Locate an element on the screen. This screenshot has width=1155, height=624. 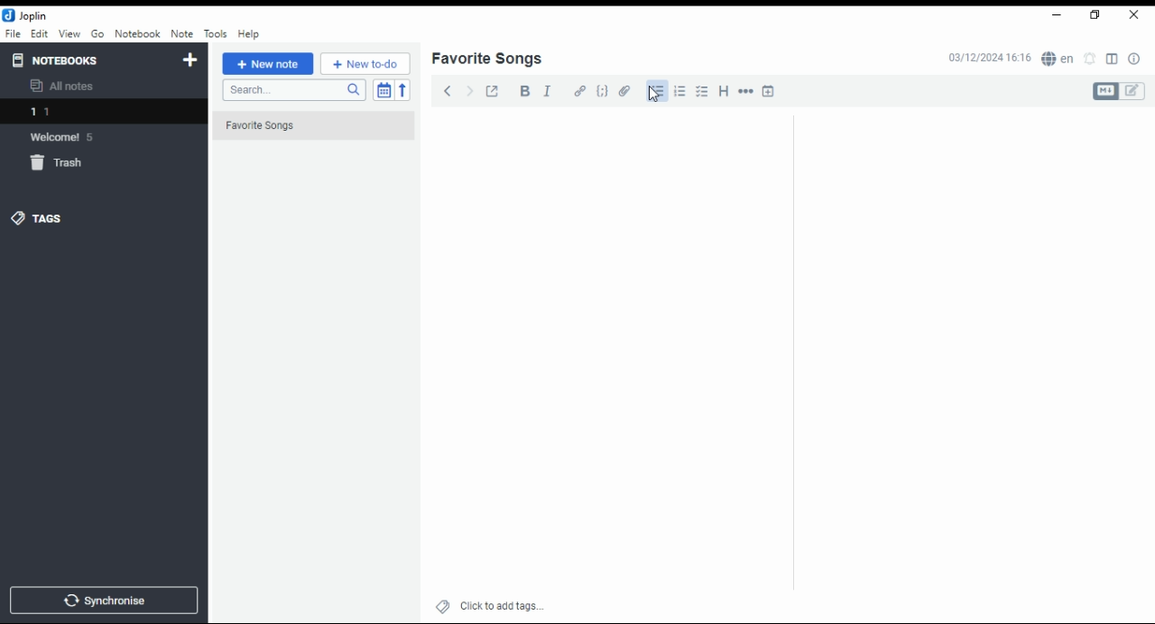
bold is located at coordinates (524, 91).